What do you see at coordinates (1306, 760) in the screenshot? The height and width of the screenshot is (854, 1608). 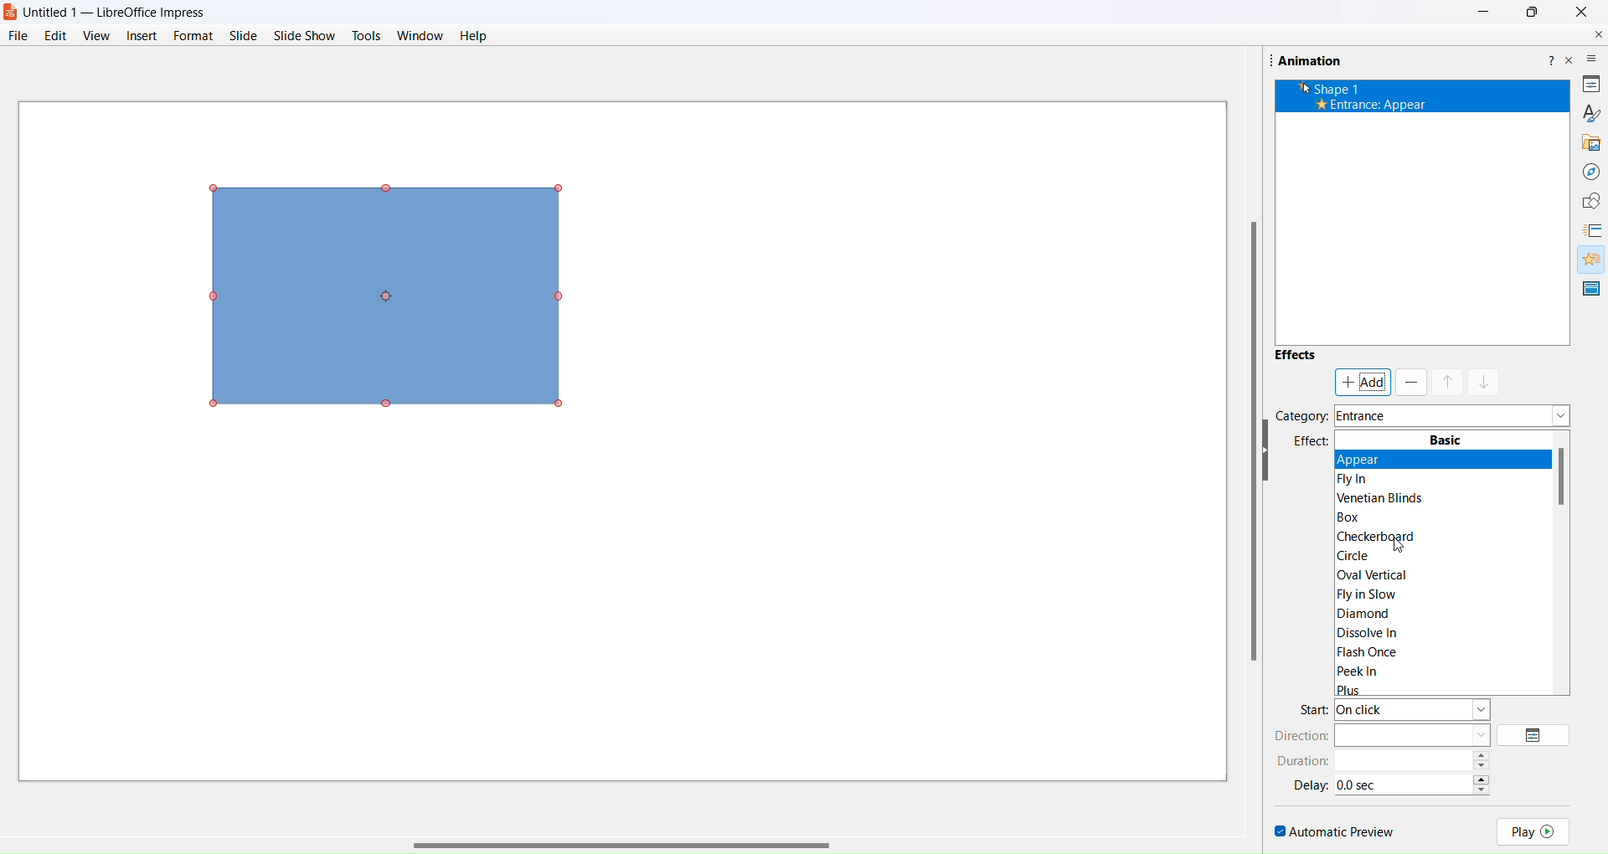 I see `duration` at bounding box center [1306, 760].